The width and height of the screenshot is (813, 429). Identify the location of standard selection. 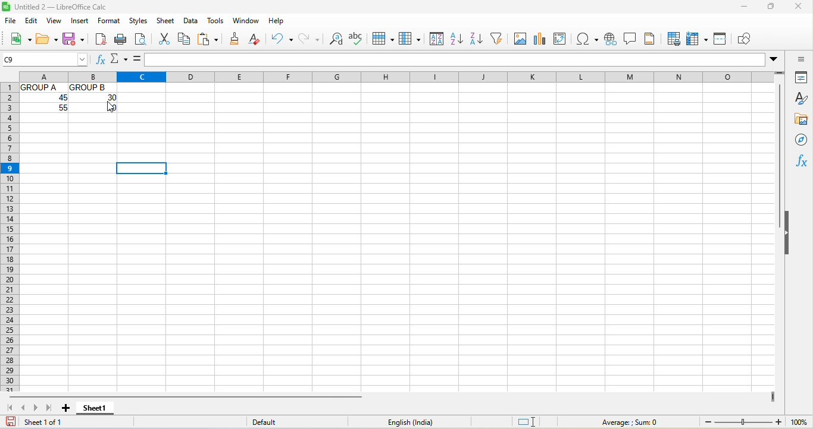
(525, 421).